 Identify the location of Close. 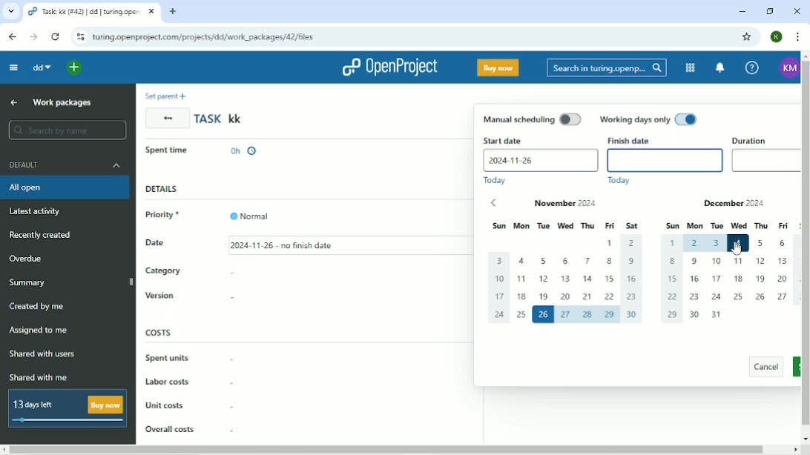
(798, 11).